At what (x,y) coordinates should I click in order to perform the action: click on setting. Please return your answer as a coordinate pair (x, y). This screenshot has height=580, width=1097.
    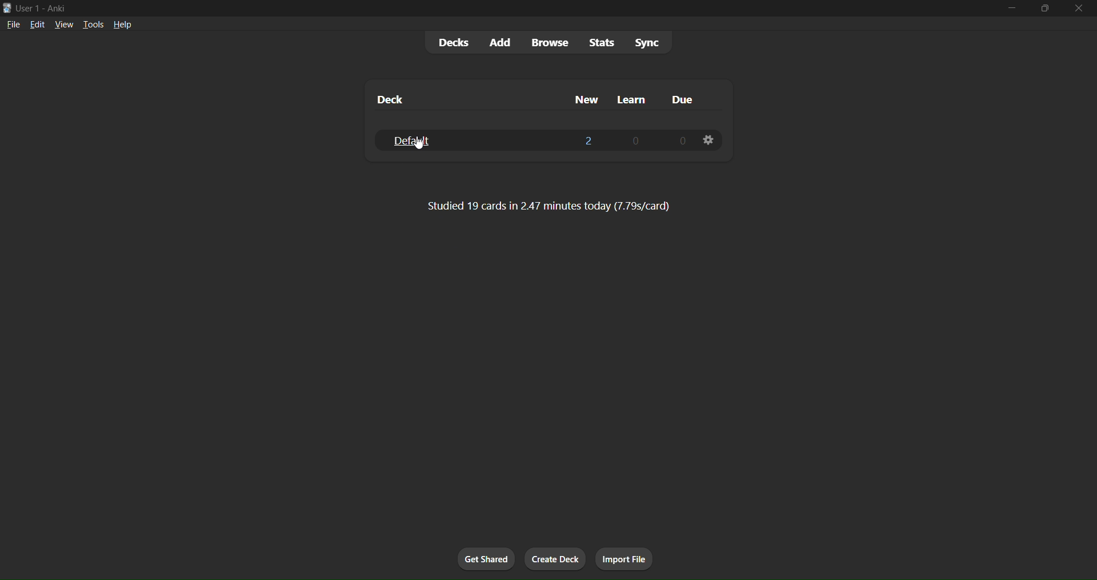
    Looking at the image, I should click on (711, 141).